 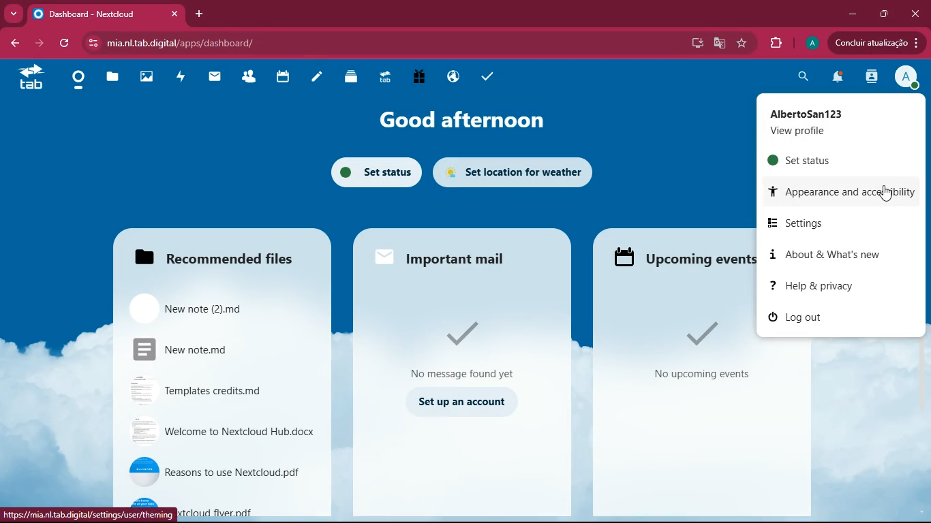 What do you see at coordinates (318, 78) in the screenshot?
I see `notes` at bounding box center [318, 78].